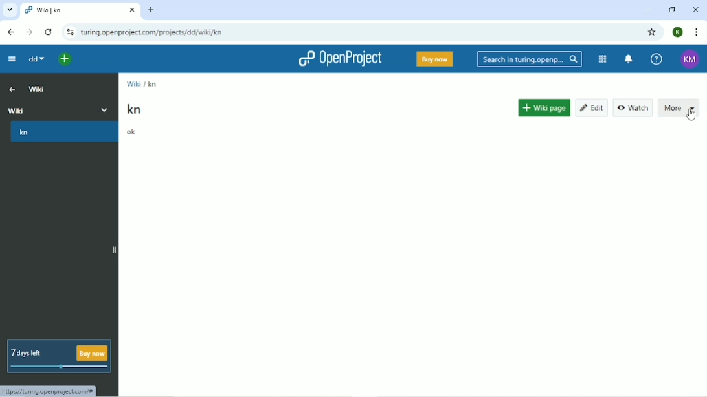 Image resolution: width=707 pixels, height=397 pixels. What do you see at coordinates (545, 105) in the screenshot?
I see `Wiki page` at bounding box center [545, 105].